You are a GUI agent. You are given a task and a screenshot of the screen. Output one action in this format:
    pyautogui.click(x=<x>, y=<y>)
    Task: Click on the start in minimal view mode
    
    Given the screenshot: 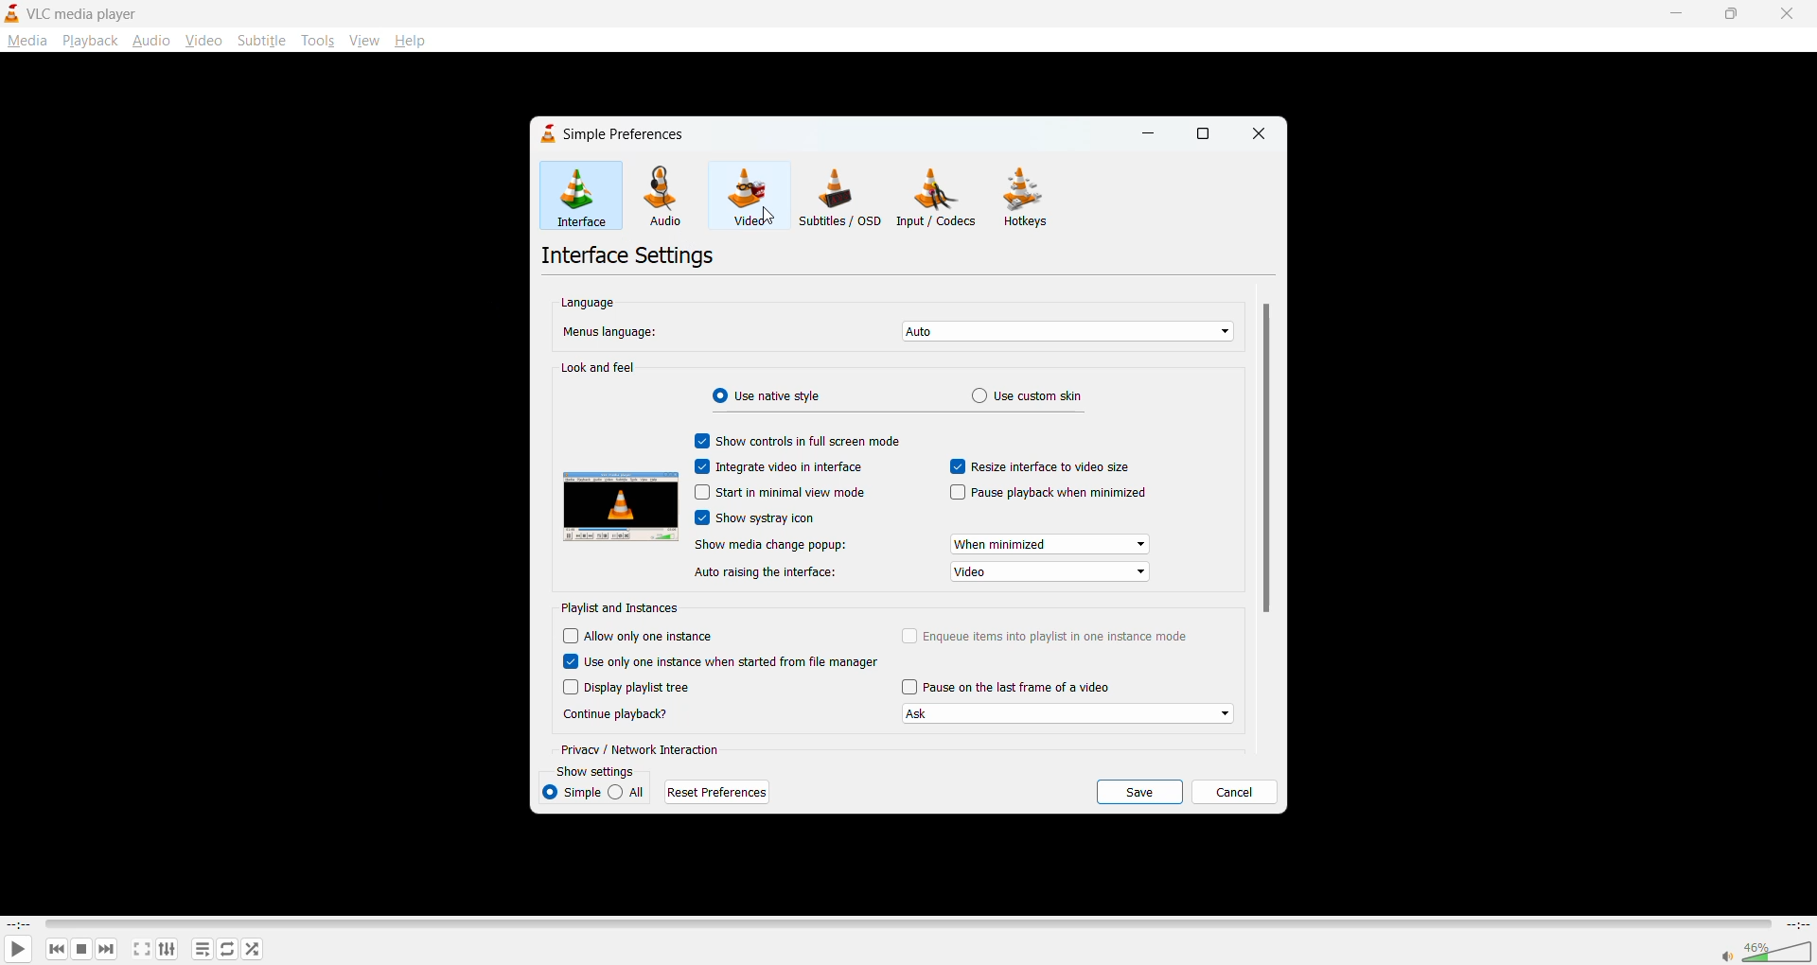 What is the action you would take?
    pyautogui.click(x=781, y=490)
    